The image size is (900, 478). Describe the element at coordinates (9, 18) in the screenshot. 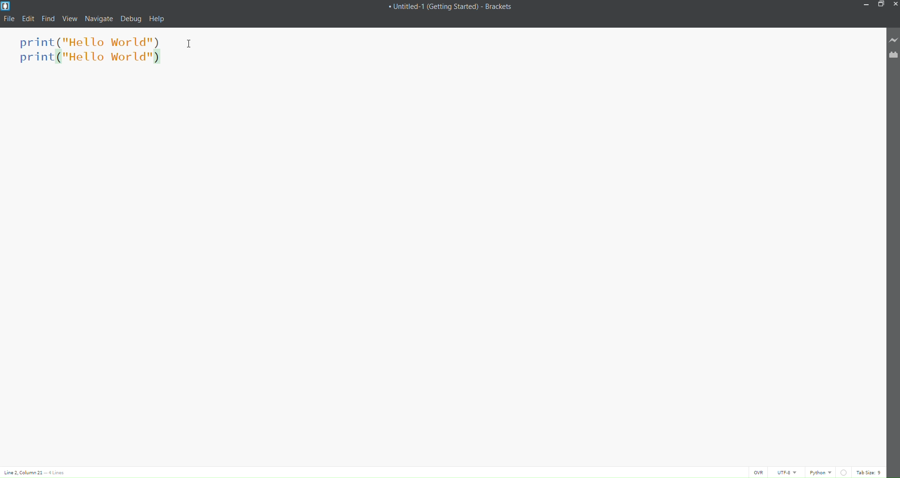

I see `file` at that location.